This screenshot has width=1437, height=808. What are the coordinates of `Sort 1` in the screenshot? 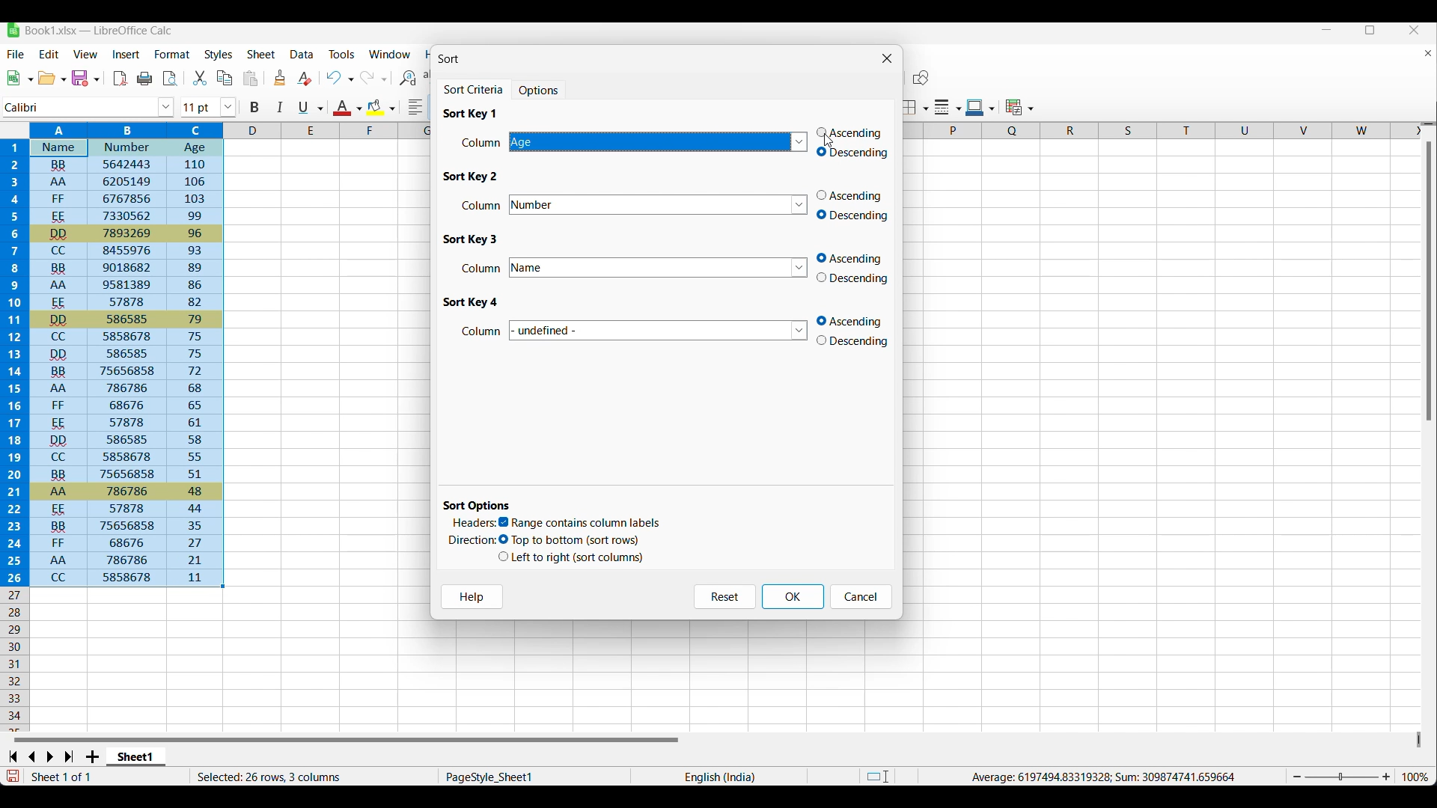 It's located at (470, 113).